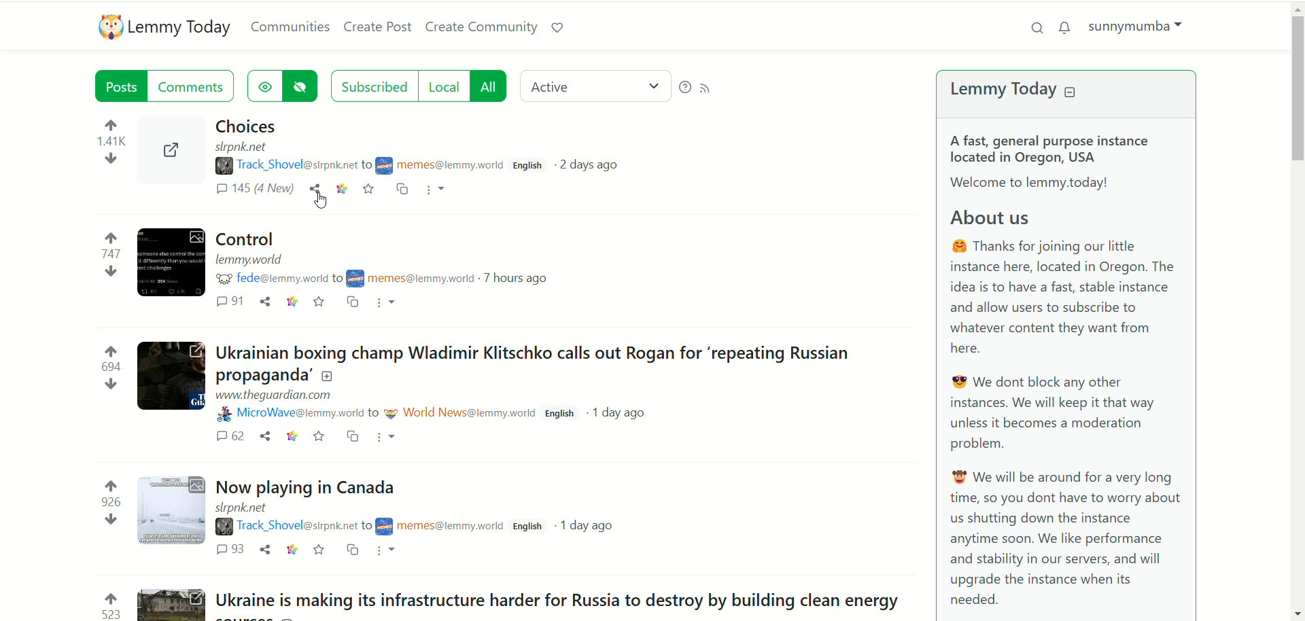 This screenshot has width=1305, height=621. Describe the element at coordinates (290, 549) in the screenshot. I see `link` at that location.